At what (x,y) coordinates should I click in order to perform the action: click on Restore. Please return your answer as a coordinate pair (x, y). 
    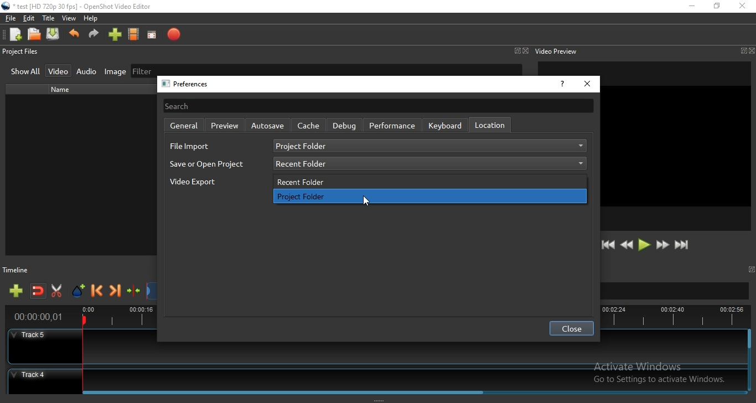
    Looking at the image, I should click on (717, 6).